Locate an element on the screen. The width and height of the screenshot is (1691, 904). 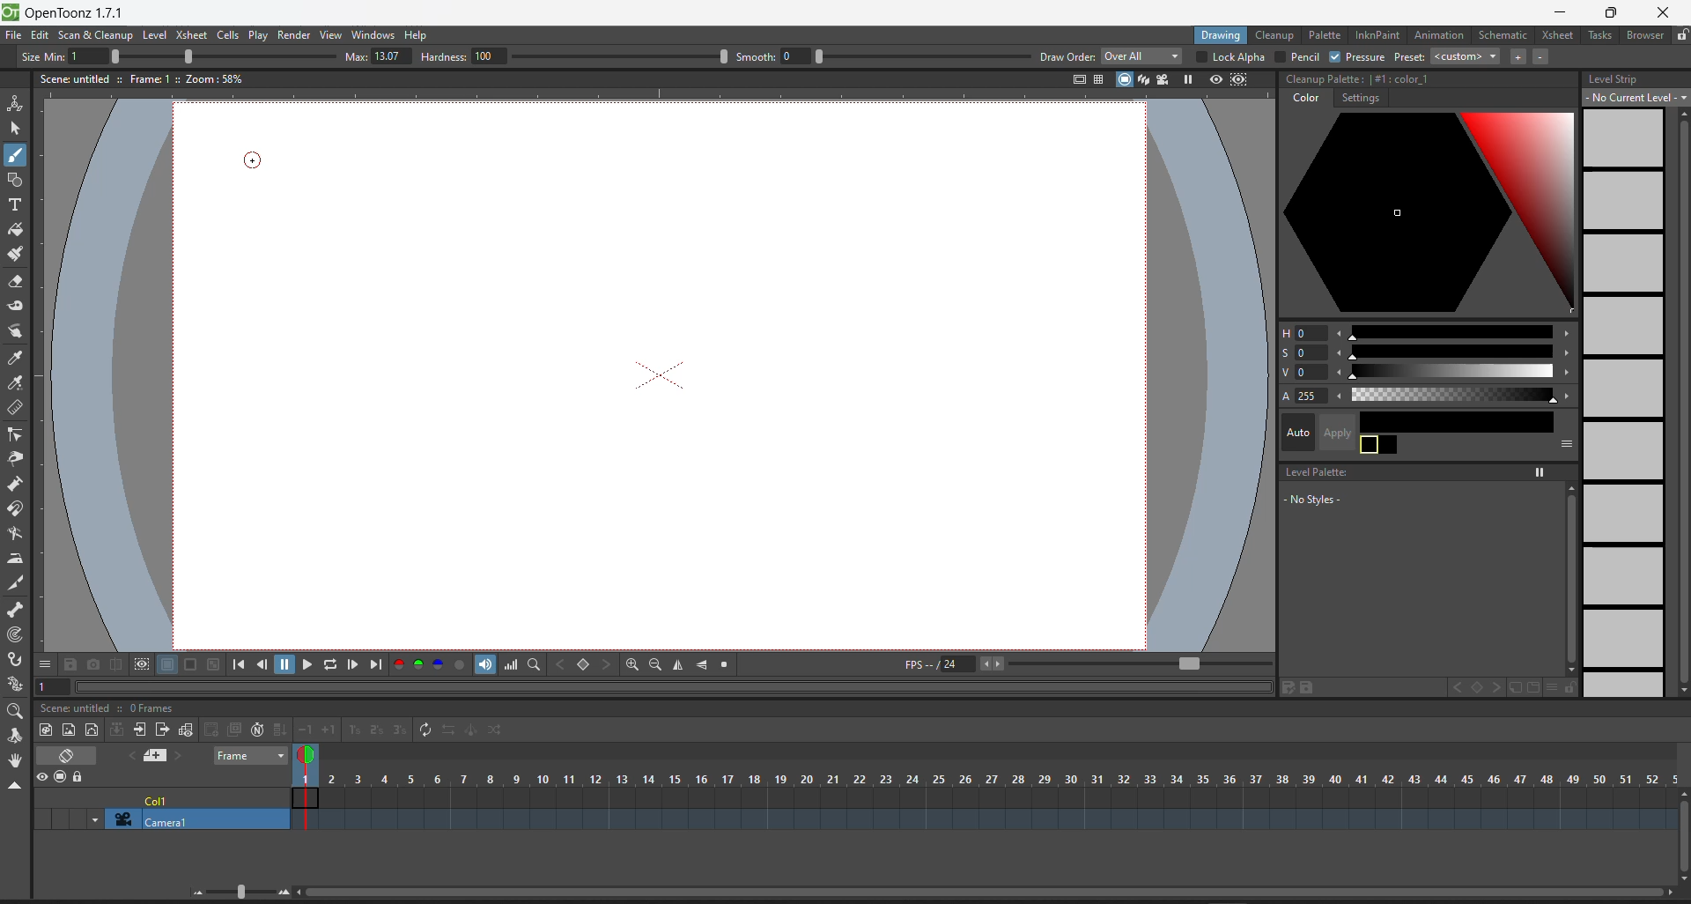
paint brush tool is located at coordinates (16, 256).